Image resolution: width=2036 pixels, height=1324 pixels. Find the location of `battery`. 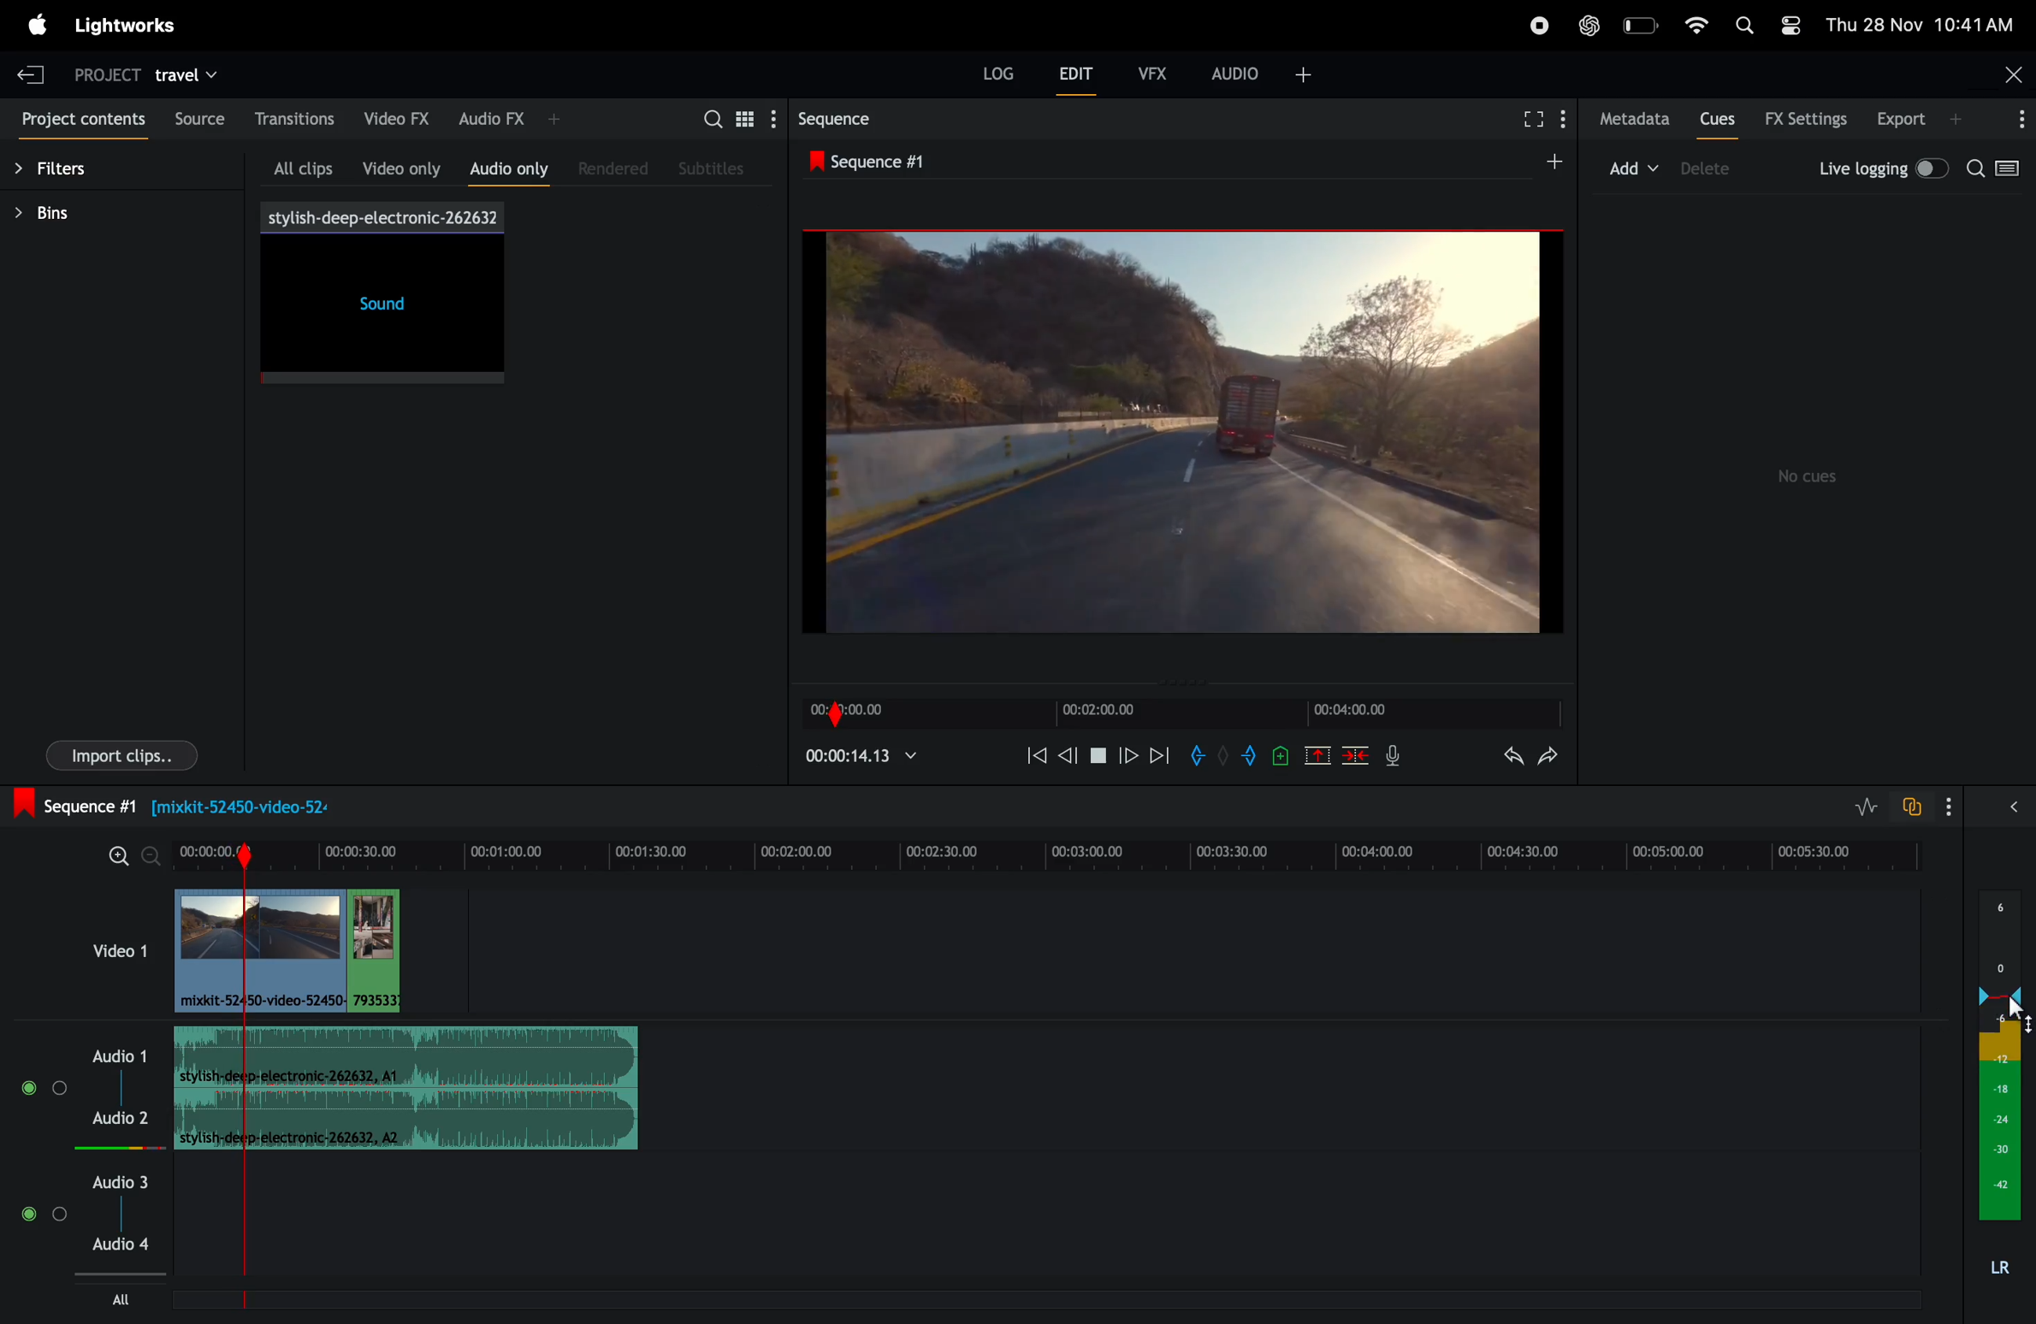

battery is located at coordinates (1642, 24).